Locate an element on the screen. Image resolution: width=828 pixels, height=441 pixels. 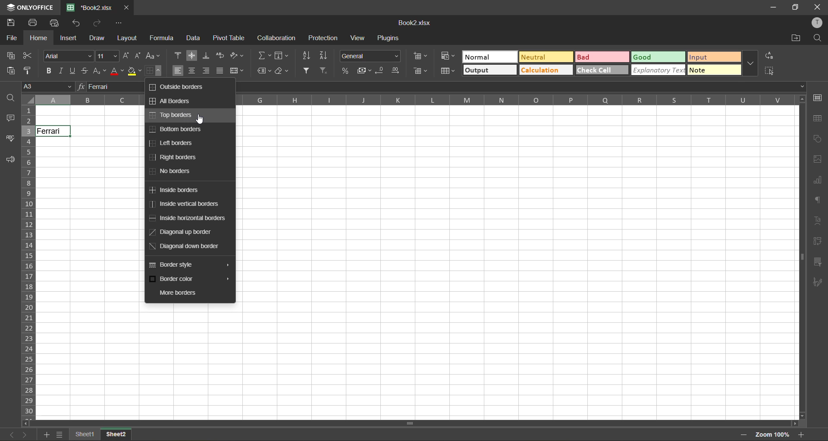
normal is located at coordinates (489, 57).